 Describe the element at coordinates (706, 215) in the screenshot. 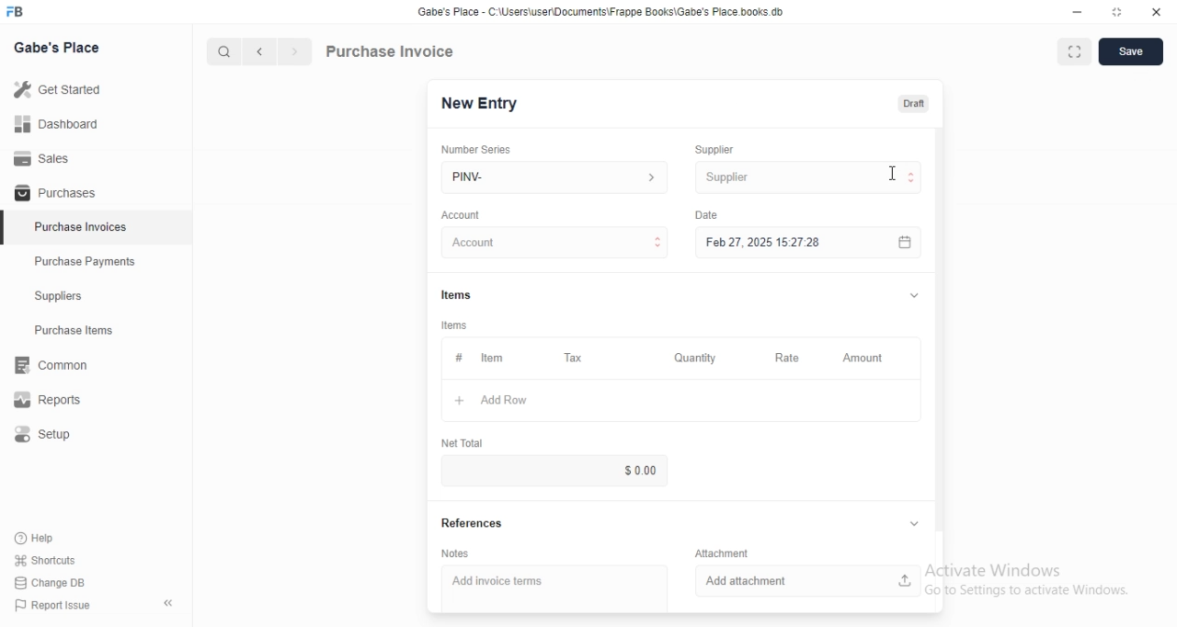

I see `Date` at that location.